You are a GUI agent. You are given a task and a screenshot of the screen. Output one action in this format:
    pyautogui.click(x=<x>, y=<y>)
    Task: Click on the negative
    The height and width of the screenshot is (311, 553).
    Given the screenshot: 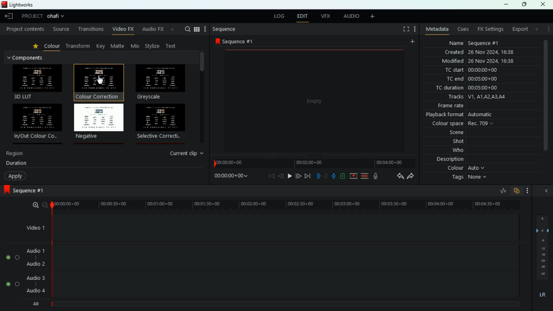 What is the action you would take?
    pyautogui.click(x=99, y=122)
    